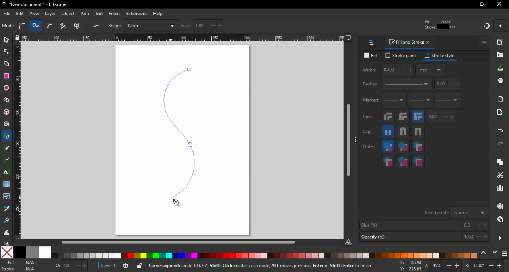 This screenshot has height=272, width=509. Describe the element at coordinates (373, 43) in the screenshot. I see `layers and objects` at that location.